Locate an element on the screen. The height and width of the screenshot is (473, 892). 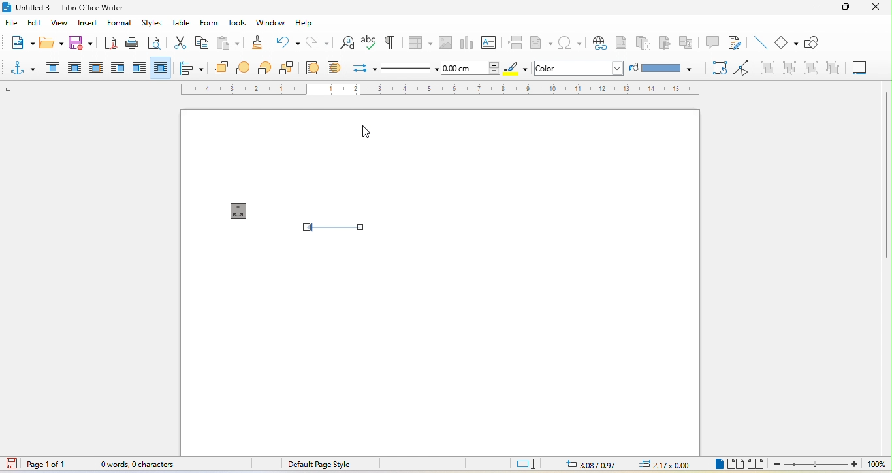
select anchor for object is located at coordinates (24, 67).